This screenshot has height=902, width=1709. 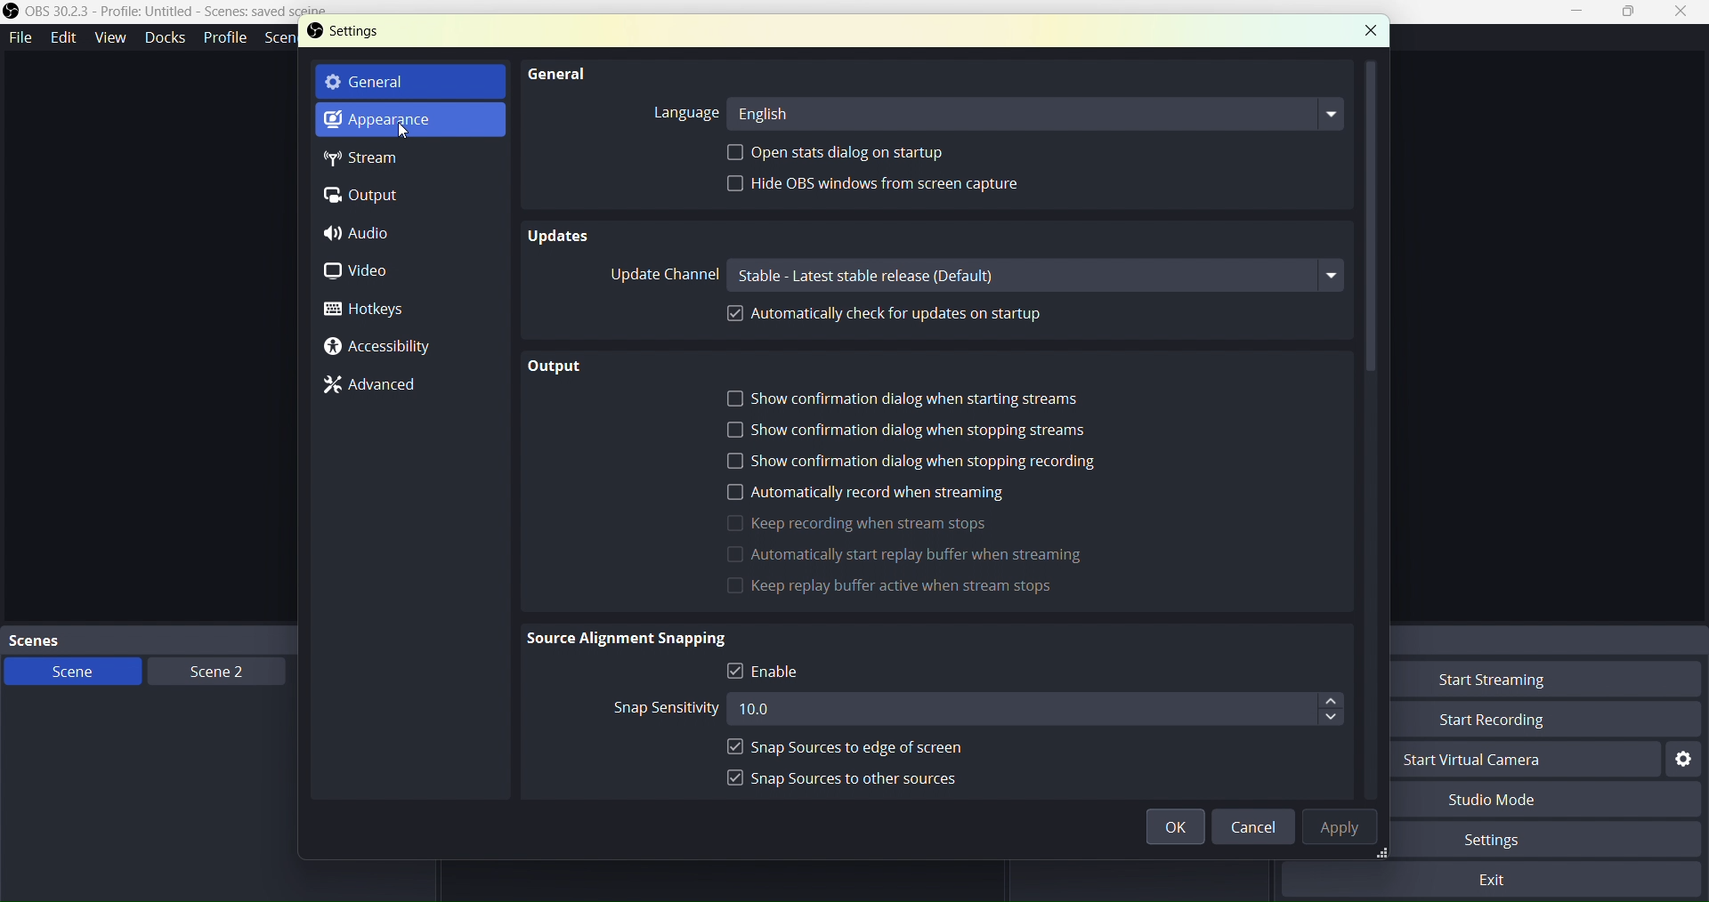 What do you see at coordinates (761, 674) in the screenshot?
I see `Enable` at bounding box center [761, 674].